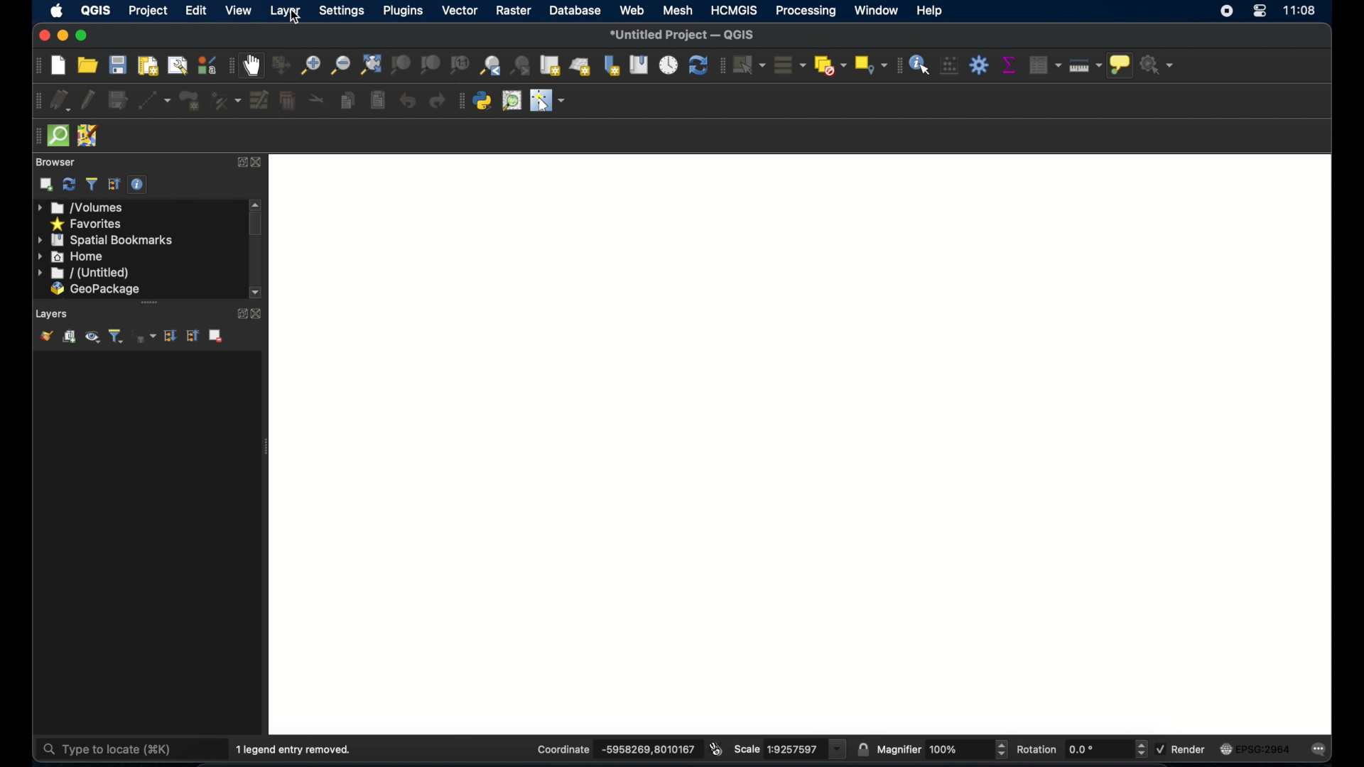  What do you see at coordinates (787, 65) in the screenshot?
I see `select all features` at bounding box center [787, 65].